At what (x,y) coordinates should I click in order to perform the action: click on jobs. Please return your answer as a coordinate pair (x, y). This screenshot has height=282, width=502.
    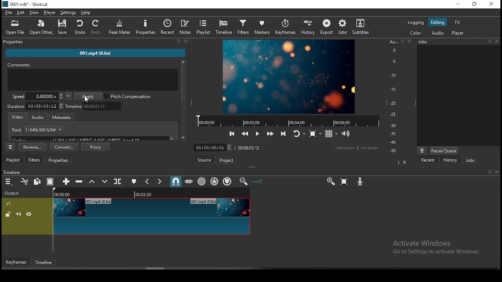
    Looking at the image, I should click on (469, 160).